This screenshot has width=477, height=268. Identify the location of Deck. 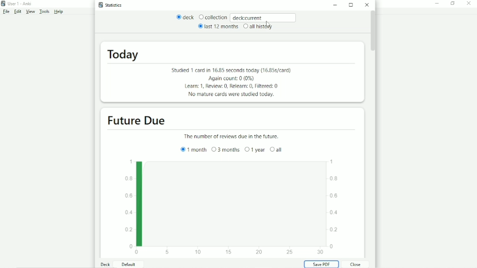
(104, 264).